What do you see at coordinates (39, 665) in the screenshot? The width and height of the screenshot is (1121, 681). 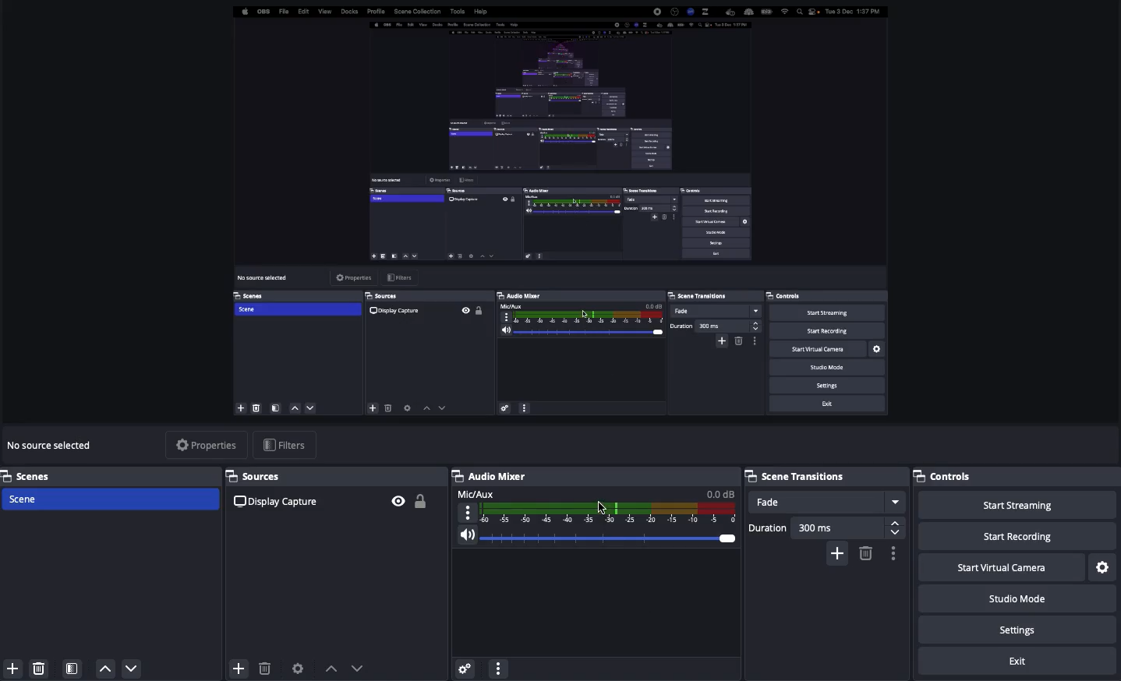 I see `Delete` at bounding box center [39, 665].